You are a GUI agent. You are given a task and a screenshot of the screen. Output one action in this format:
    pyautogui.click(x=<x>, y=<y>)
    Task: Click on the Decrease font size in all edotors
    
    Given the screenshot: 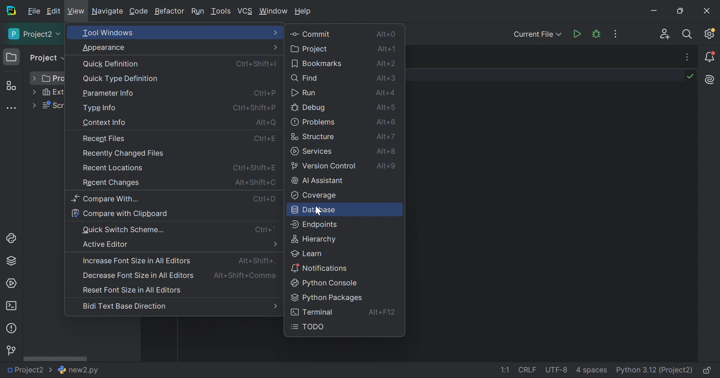 What is the action you would take?
    pyautogui.click(x=138, y=276)
    